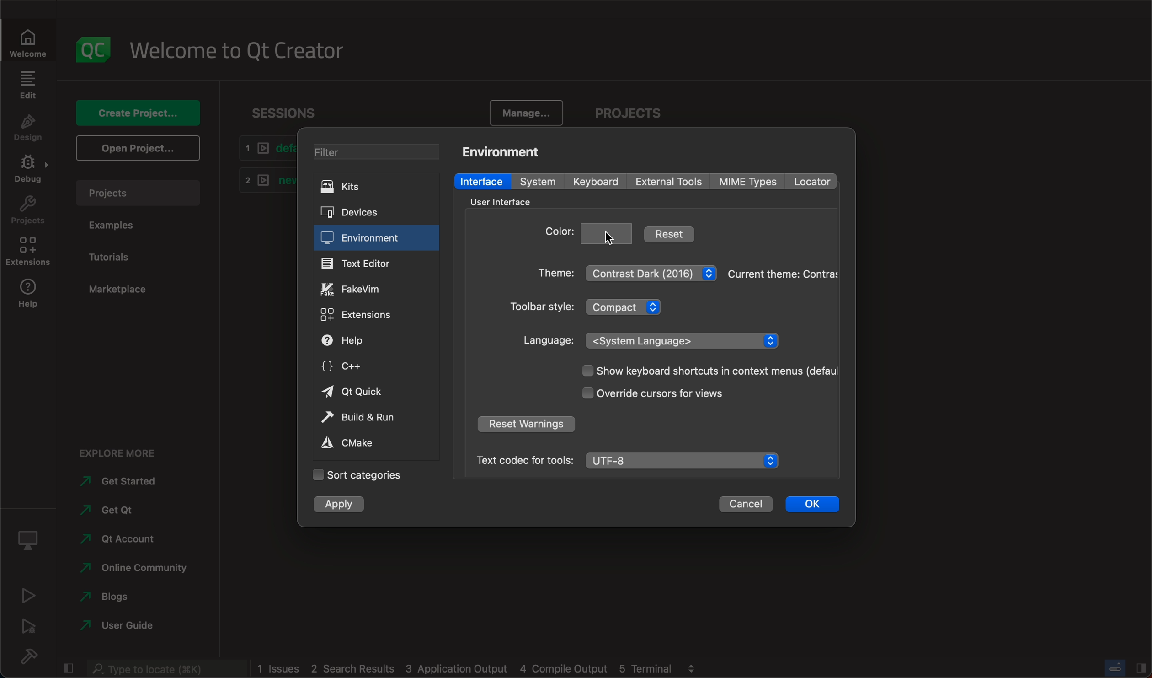 Image resolution: width=1152 pixels, height=678 pixels. Describe the element at coordinates (376, 238) in the screenshot. I see `environment` at that location.